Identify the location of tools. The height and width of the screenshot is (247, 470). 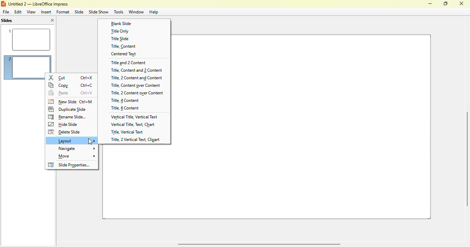
(118, 12).